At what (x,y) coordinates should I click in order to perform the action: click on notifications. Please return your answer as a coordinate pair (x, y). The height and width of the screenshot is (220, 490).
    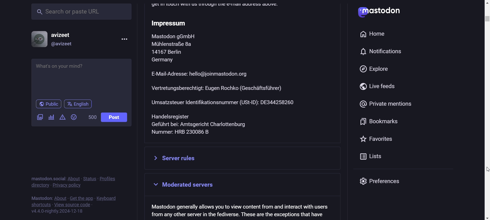
    Looking at the image, I should click on (383, 51).